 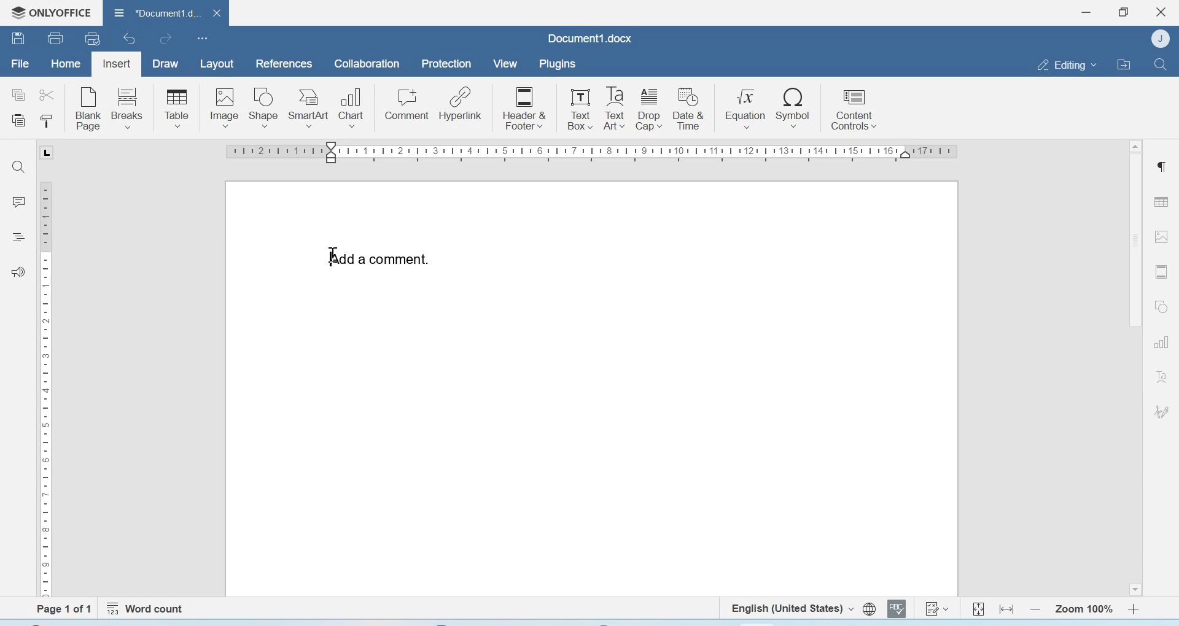 I want to click on Onlyoffice, so click(x=47, y=13).